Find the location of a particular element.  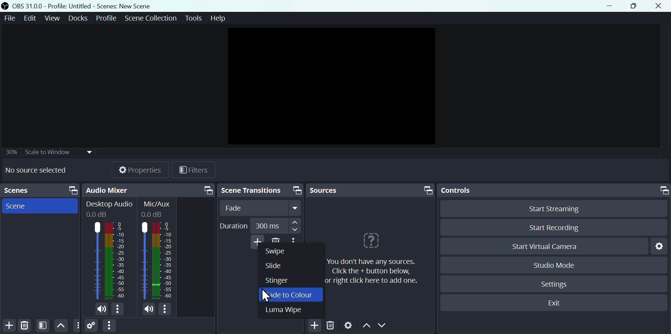

Properties is located at coordinates (141, 169).